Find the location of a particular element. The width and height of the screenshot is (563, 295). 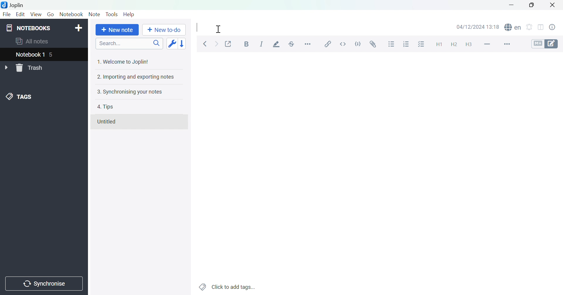

Attach file is located at coordinates (372, 44).